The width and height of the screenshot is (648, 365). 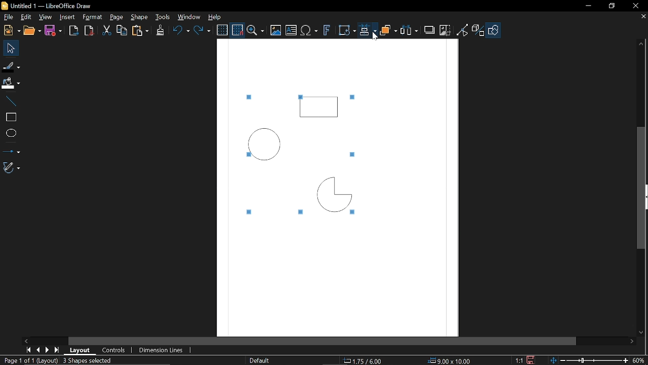 I want to click on Toggle point of view, so click(x=462, y=30).